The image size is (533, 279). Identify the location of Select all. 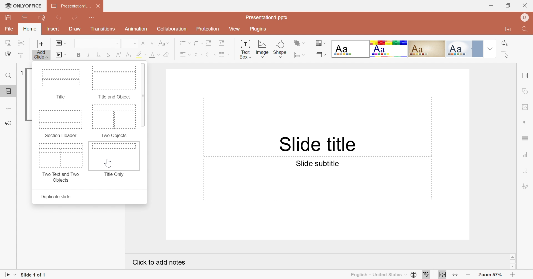
(504, 54).